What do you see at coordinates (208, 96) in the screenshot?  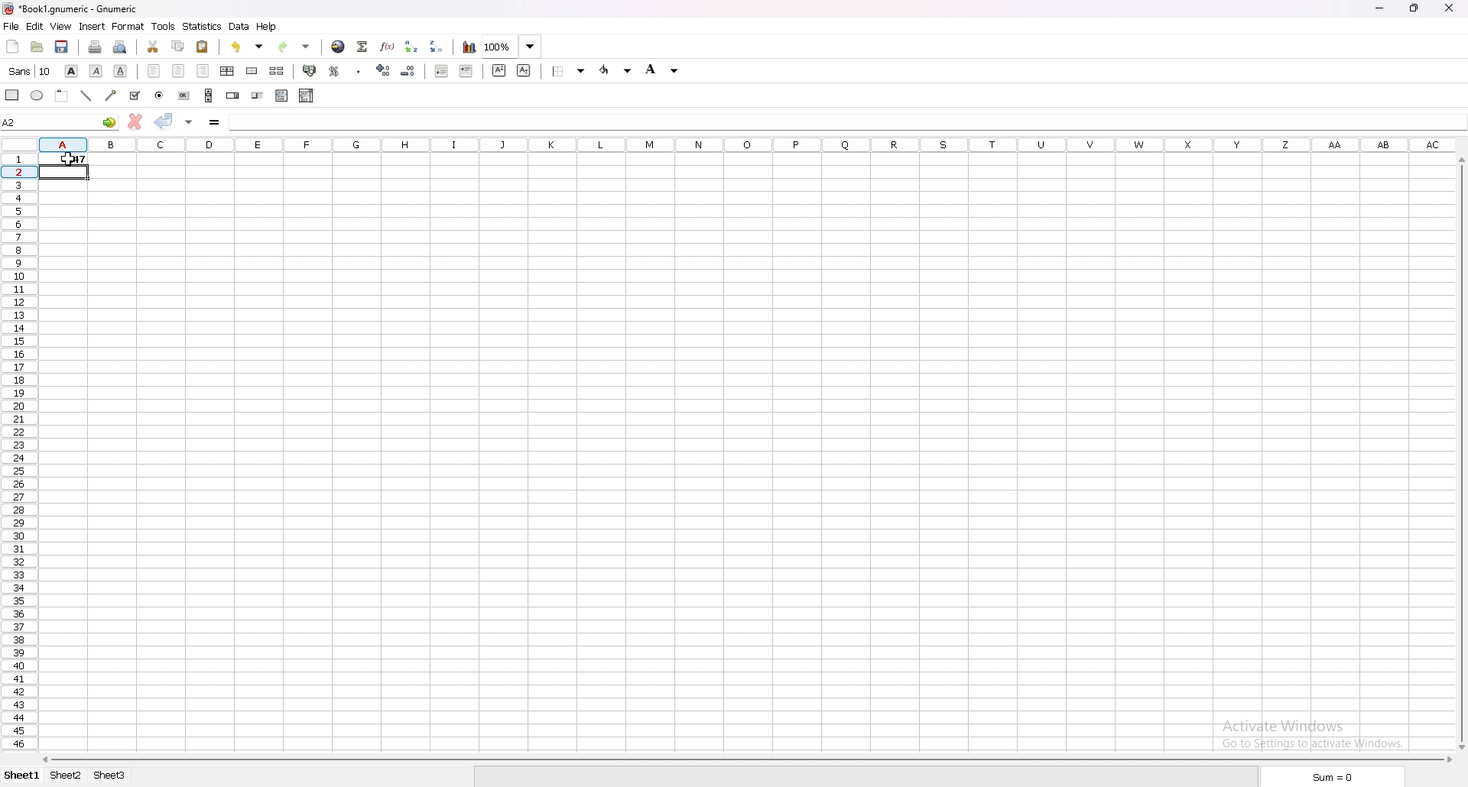 I see `scroll bar` at bounding box center [208, 96].